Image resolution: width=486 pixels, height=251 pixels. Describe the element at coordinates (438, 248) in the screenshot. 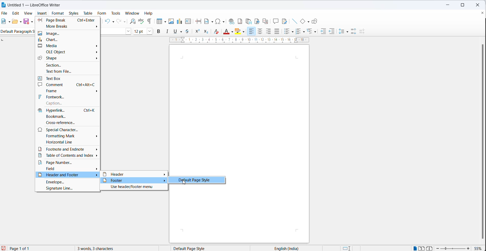

I see `zoom decrease` at that location.